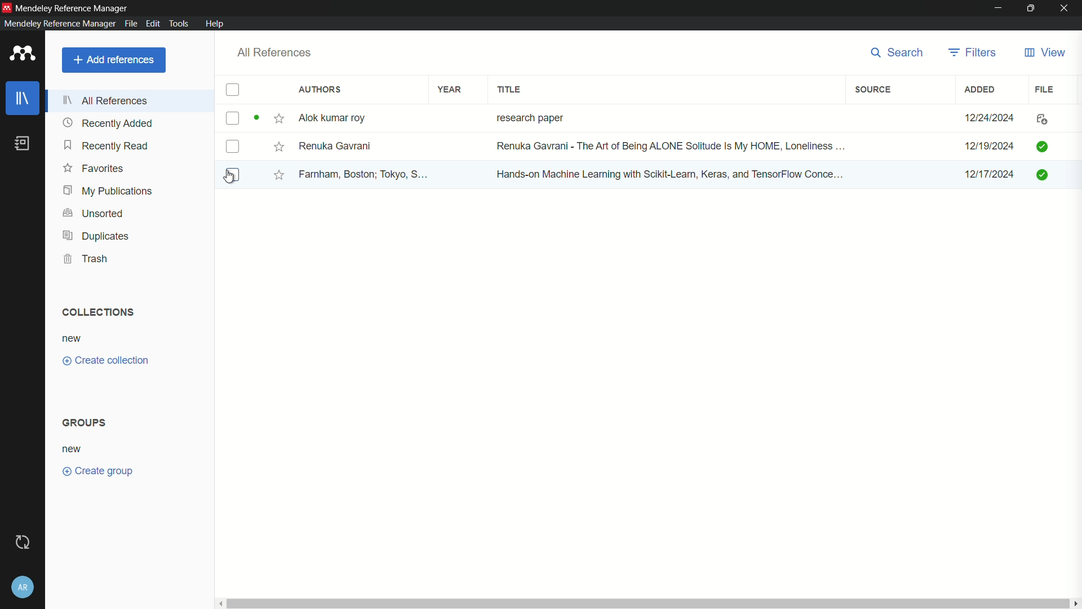  Describe the element at coordinates (23, 143) in the screenshot. I see `book` at that location.